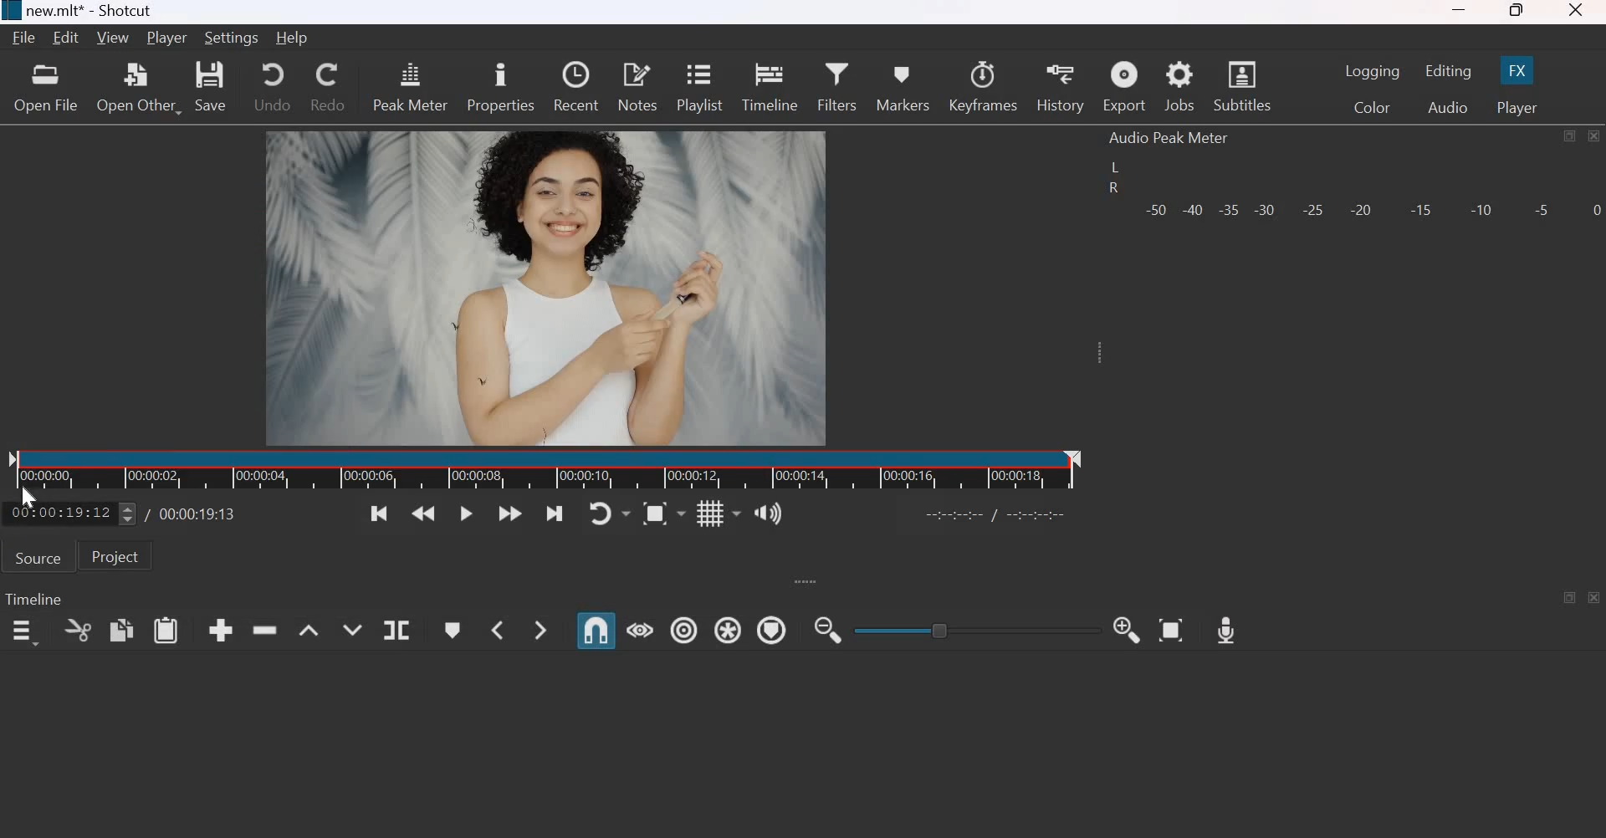 The height and width of the screenshot is (838, 1606). Describe the element at coordinates (465, 513) in the screenshot. I see `Toggle play or pause` at that location.